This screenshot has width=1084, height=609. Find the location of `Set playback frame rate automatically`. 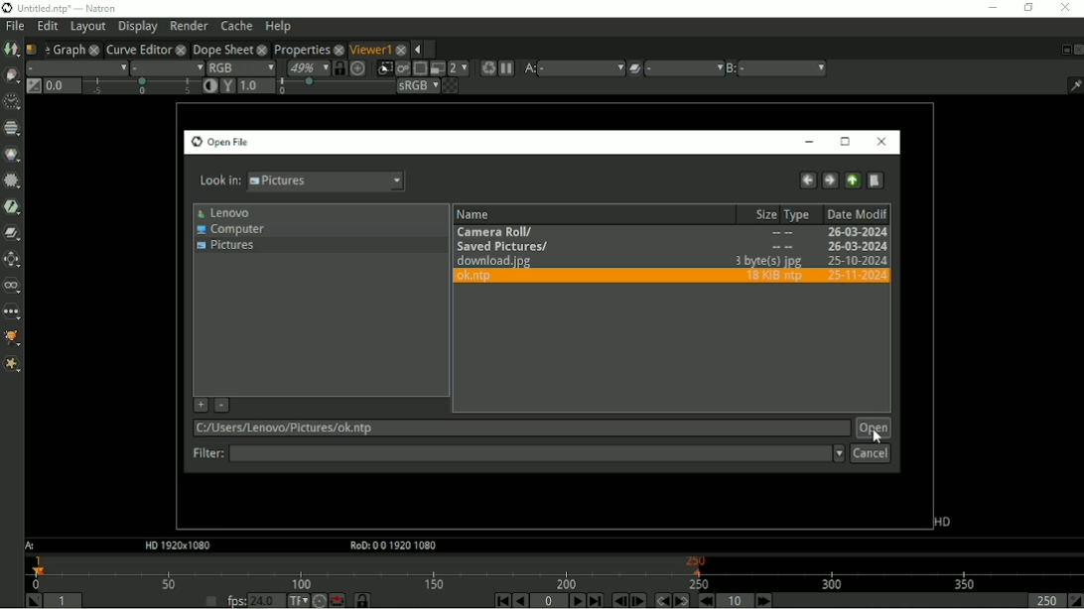

Set playback frame rate automatically is located at coordinates (210, 600).